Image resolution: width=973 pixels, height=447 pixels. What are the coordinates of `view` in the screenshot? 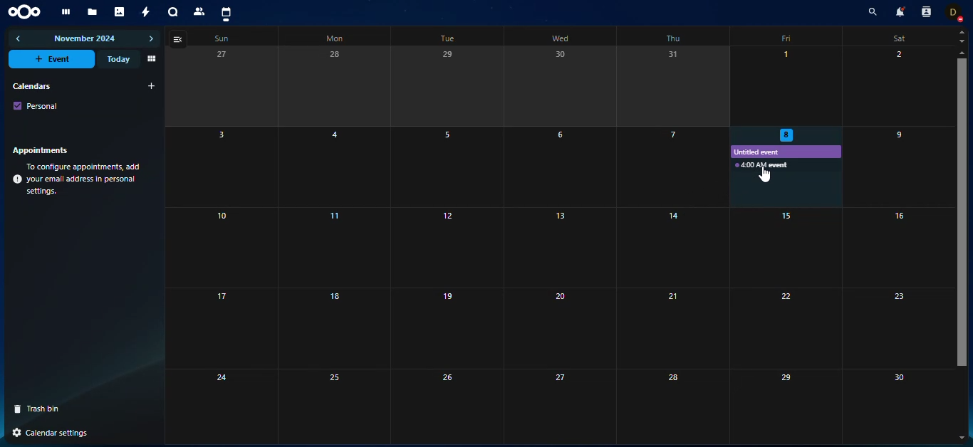 It's located at (179, 39).